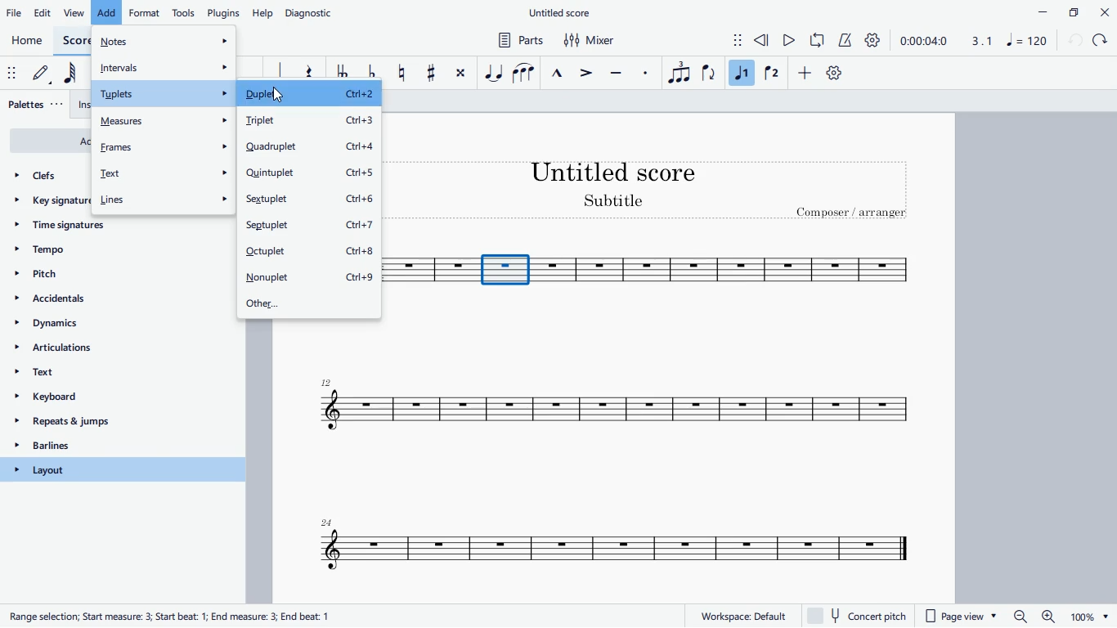 This screenshot has width=1117, height=628. What do you see at coordinates (164, 146) in the screenshot?
I see `frames` at bounding box center [164, 146].